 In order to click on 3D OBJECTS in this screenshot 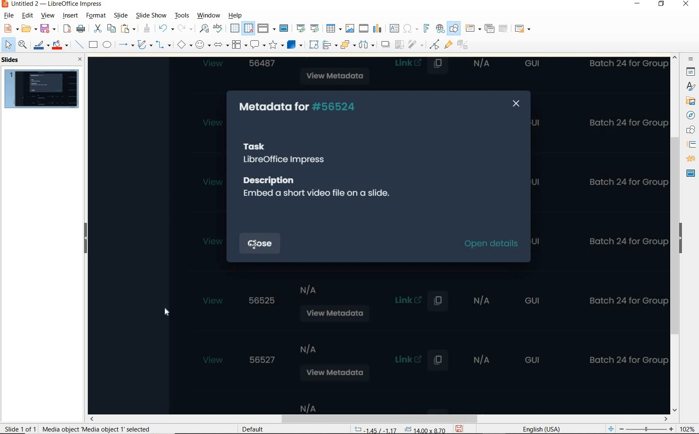, I will do `click(294, 45)`.